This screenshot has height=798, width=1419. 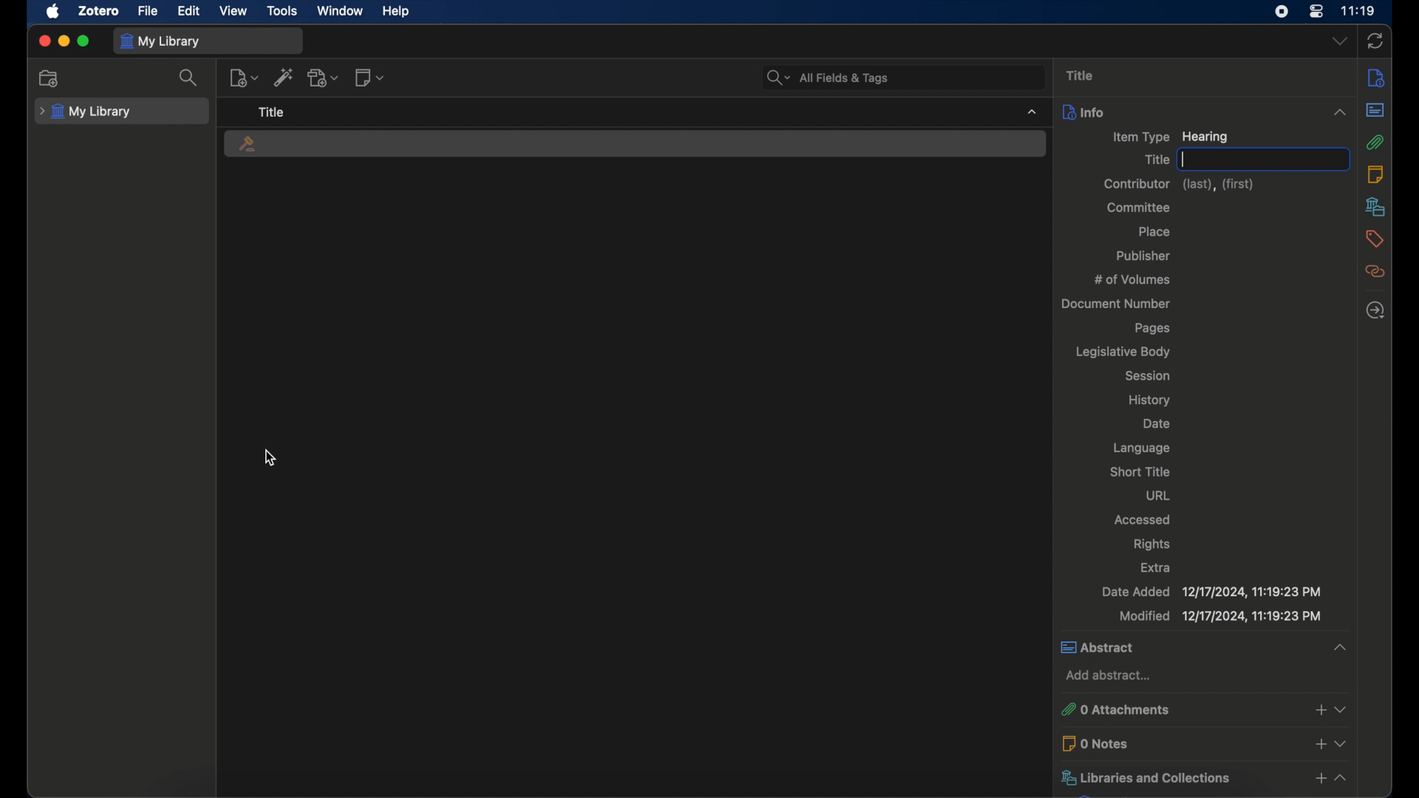 I want to click on date, so click(x=1157, y=425).